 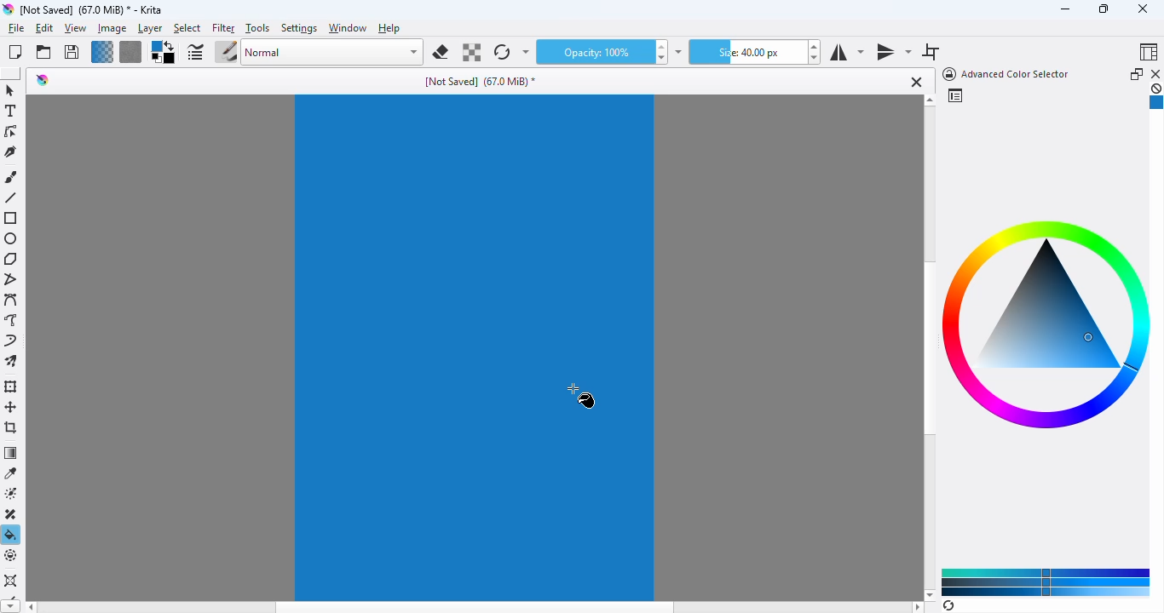 I want to click on size, so click(x=746, y=52).